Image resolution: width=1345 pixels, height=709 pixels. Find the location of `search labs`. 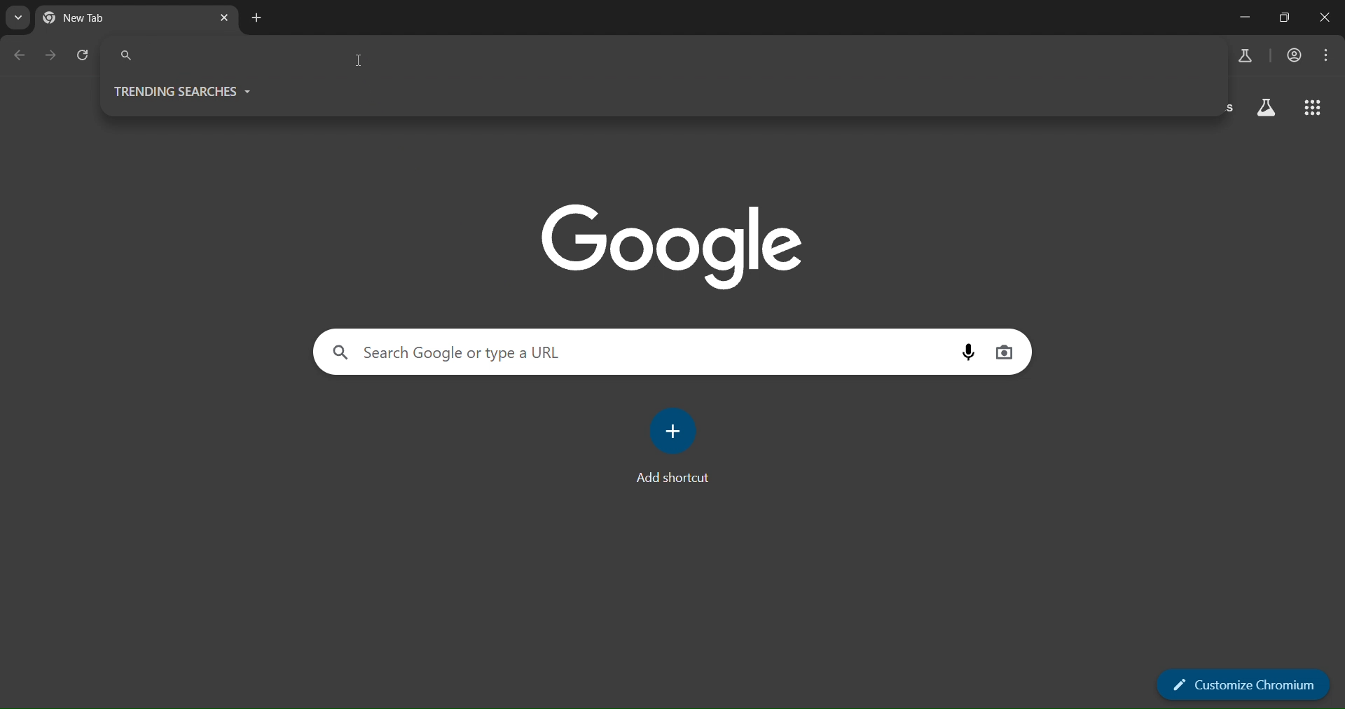

search labs is located at coordinates (1244, 57).